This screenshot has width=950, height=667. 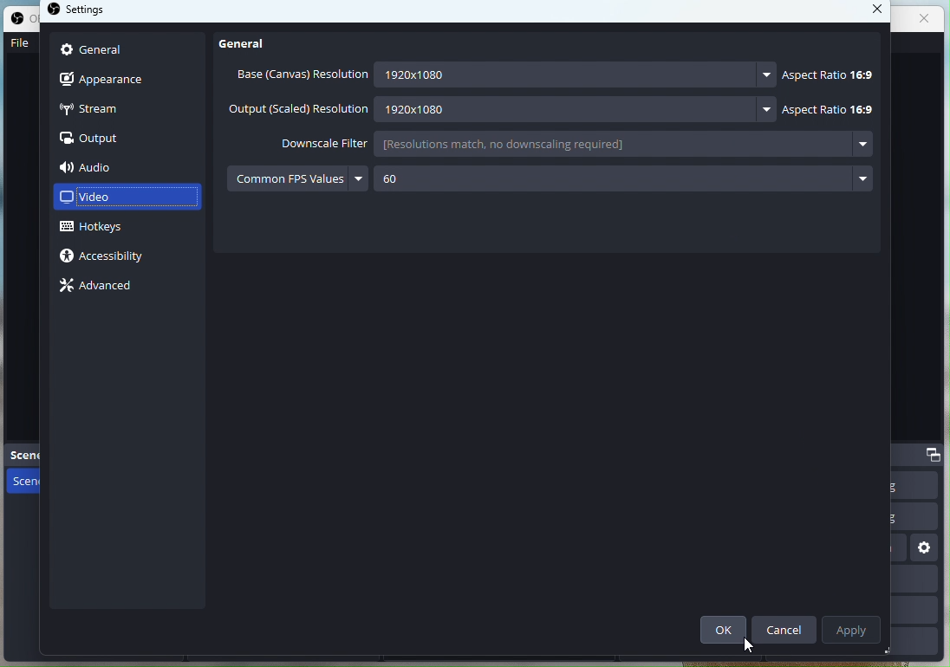 I want to click on settings, so click(x=94, y=12).